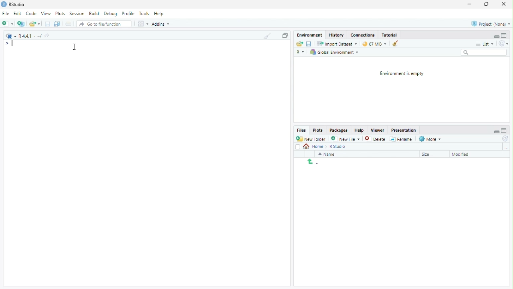  Describe the element at coordinates (21, 24) in the screenshot. I see `Create new project` at that location.